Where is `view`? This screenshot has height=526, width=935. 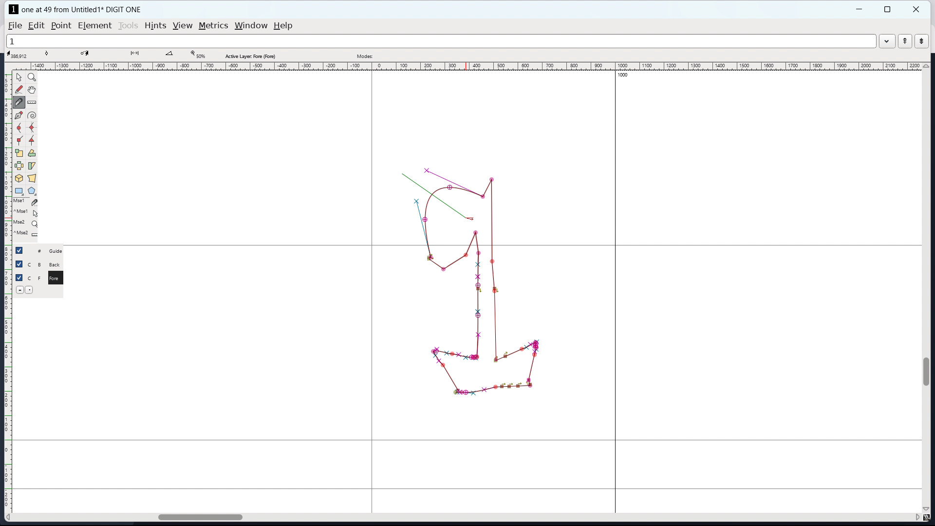 view is located at coordinates (182, 26).